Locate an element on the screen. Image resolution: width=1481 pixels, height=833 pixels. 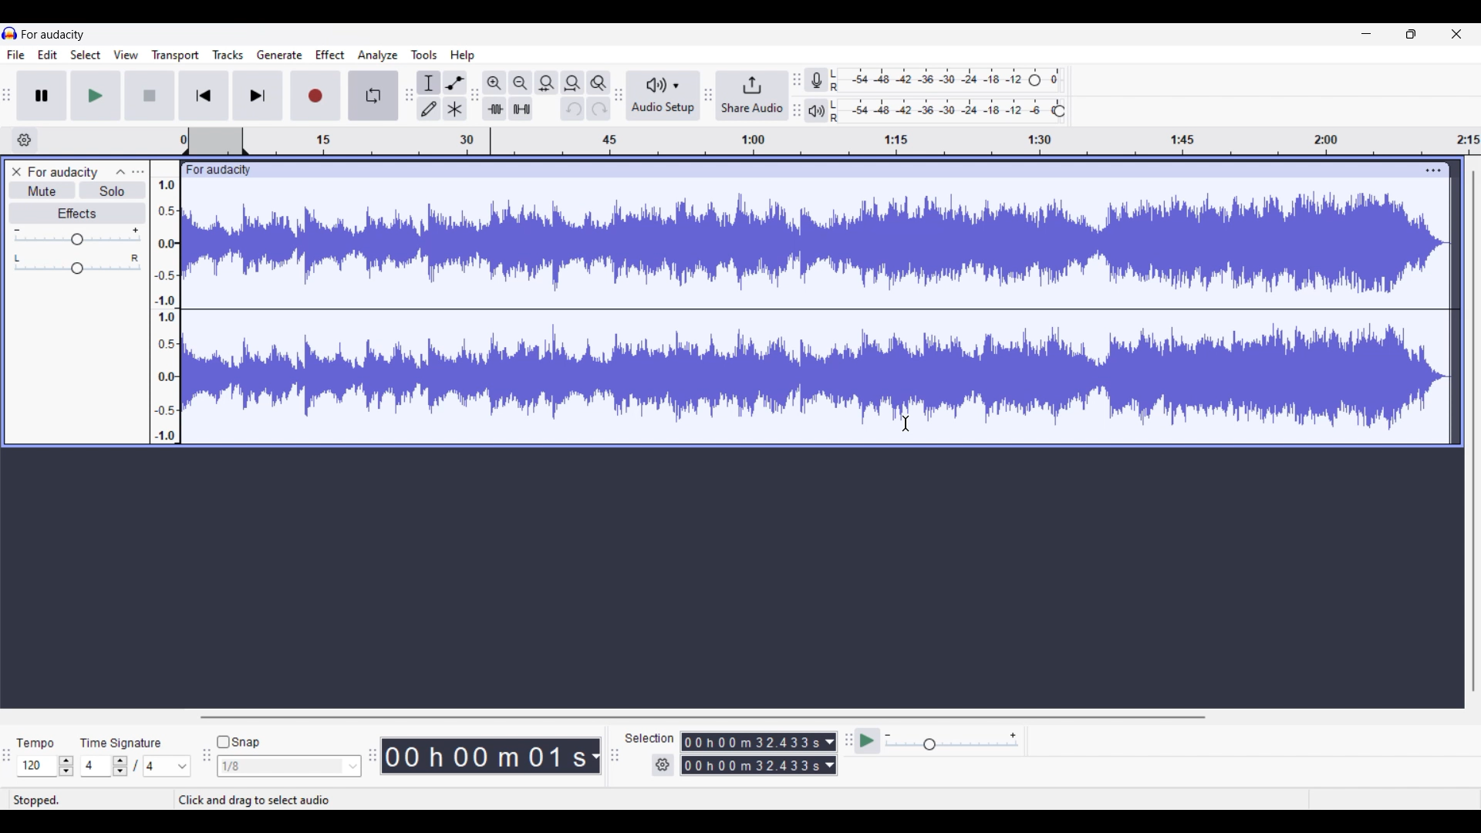
Vertical scroll bar is located at coordinates (1474, 431).